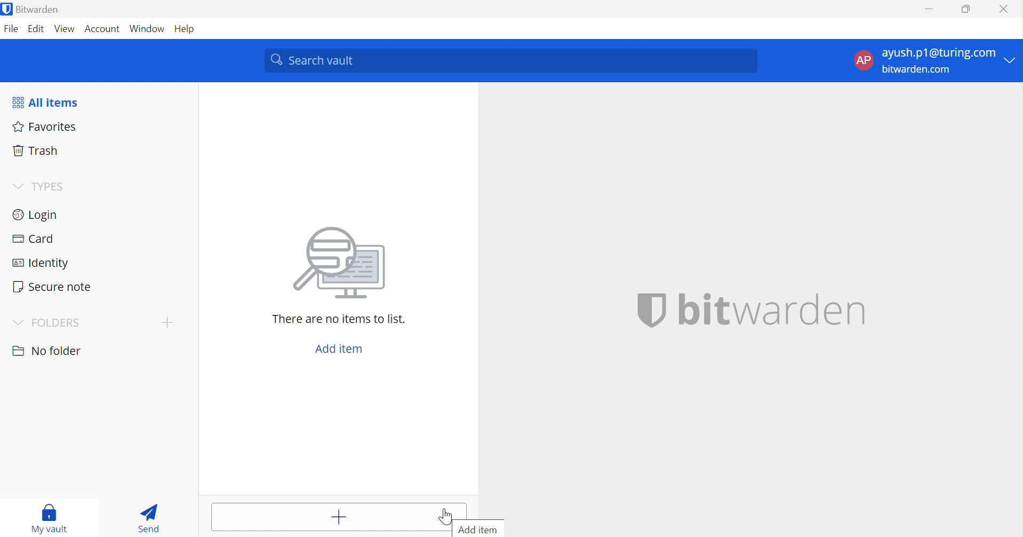 Image resolution: width=1023 pixels, height=537 pixels. I want to click on Account, so click(104, 29).